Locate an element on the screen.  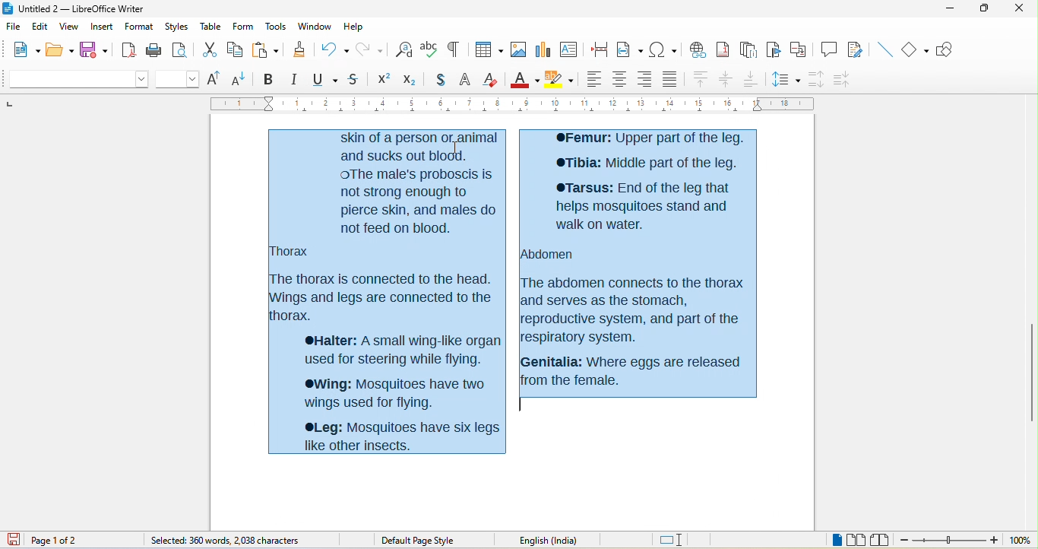
cursor is located at coordinates (62, 388).